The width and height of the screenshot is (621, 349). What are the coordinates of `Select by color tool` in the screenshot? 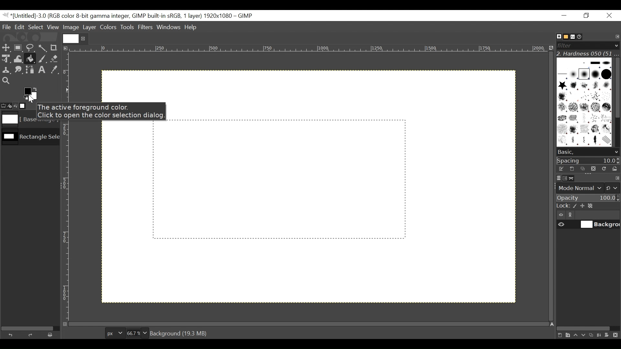 It's located at (44, 47).